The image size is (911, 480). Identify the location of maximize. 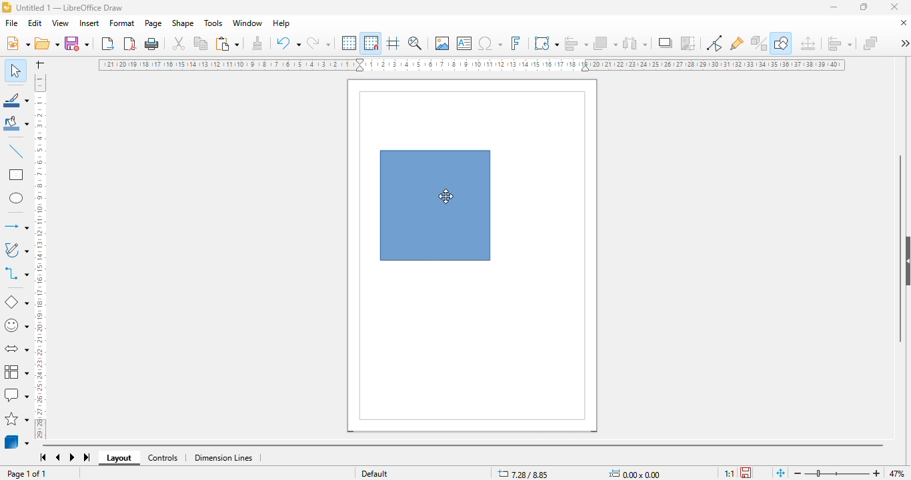
(864, 7).